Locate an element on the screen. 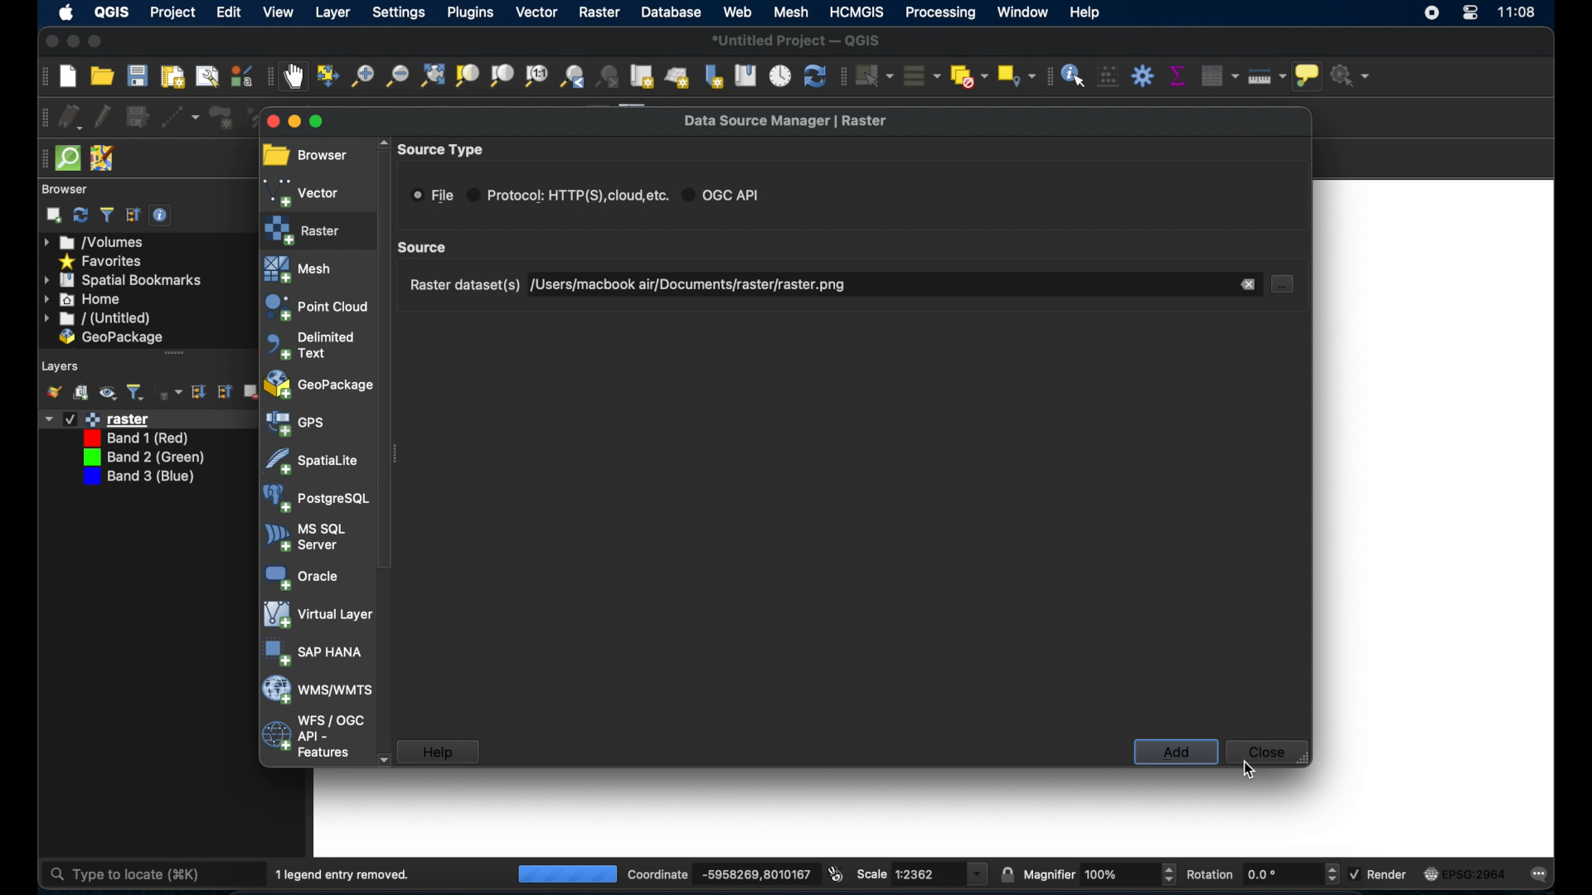 The width and height of the screenshot is (1592, 895). control center is located at coordinates (1470, 17).